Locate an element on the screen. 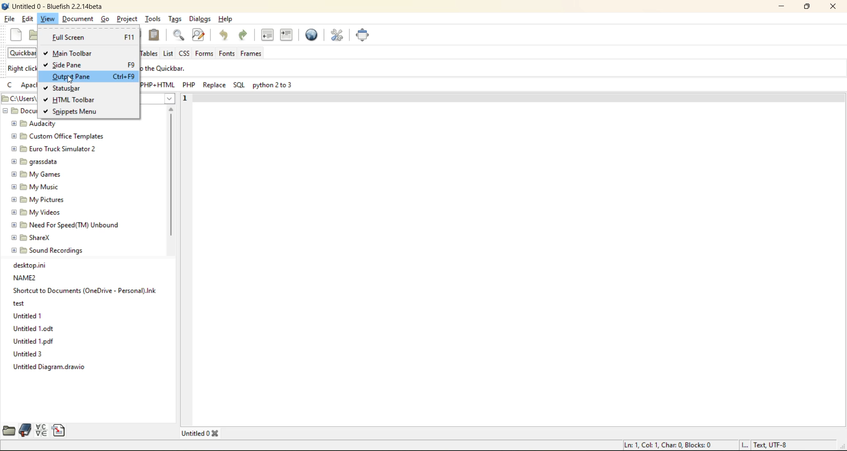 This screenshot has height=451, width=847. indent is located at coordinates (286, 36).